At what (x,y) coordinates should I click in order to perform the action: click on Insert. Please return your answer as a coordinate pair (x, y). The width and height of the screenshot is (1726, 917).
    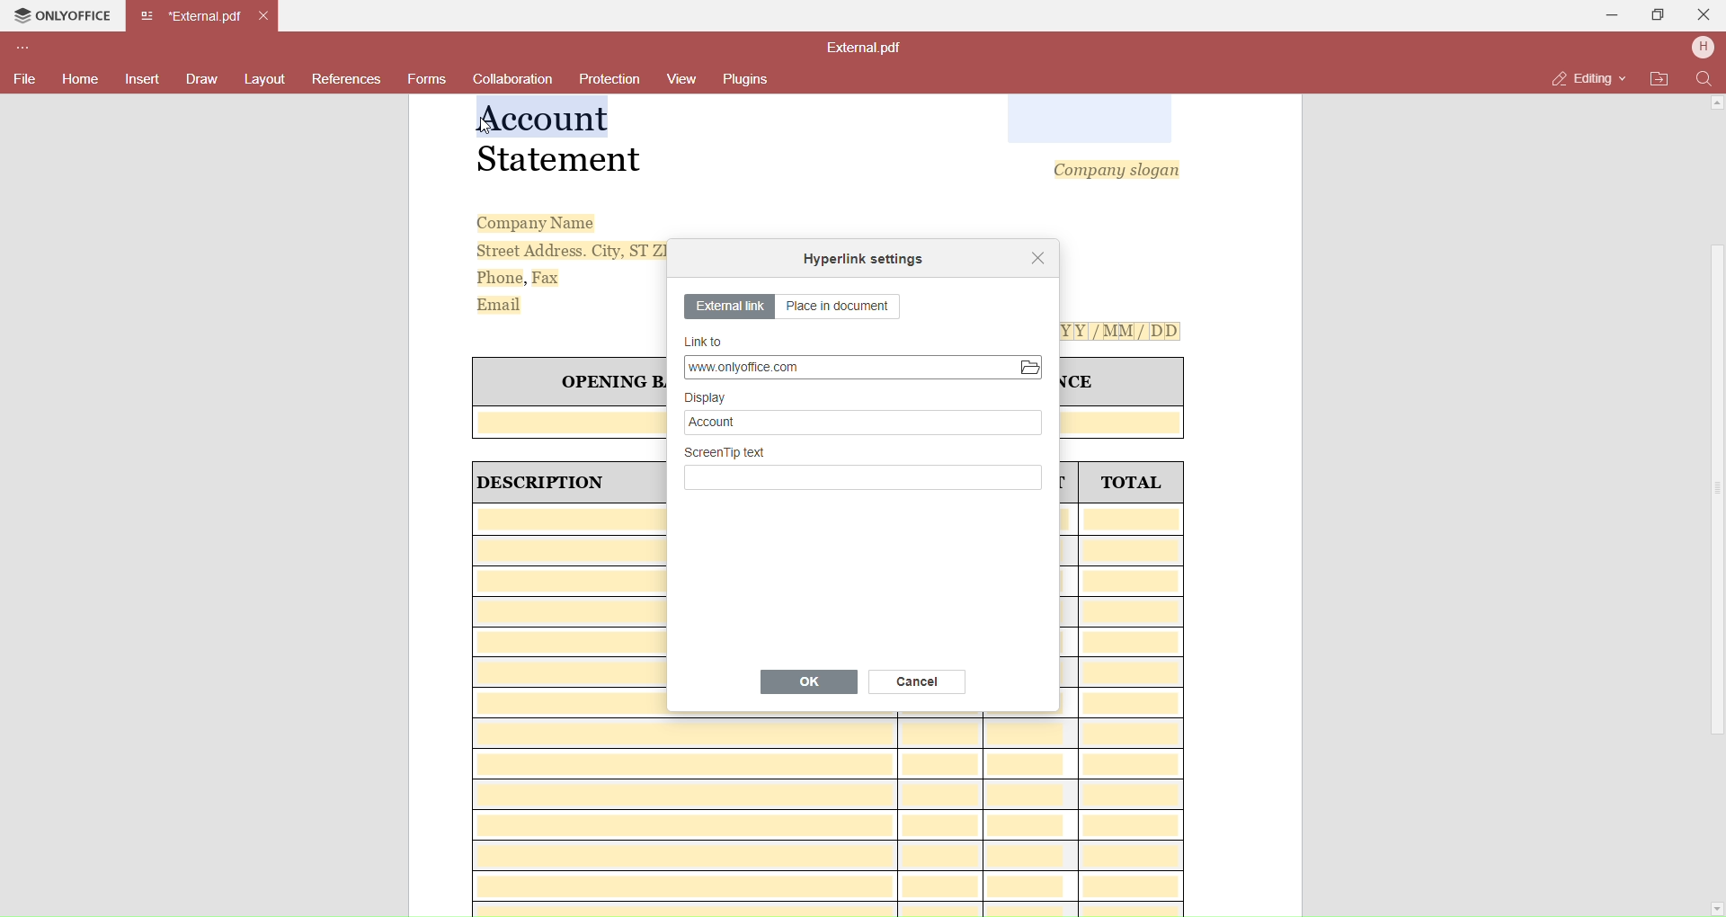
    Looking at the image, I should click on (145, 79).